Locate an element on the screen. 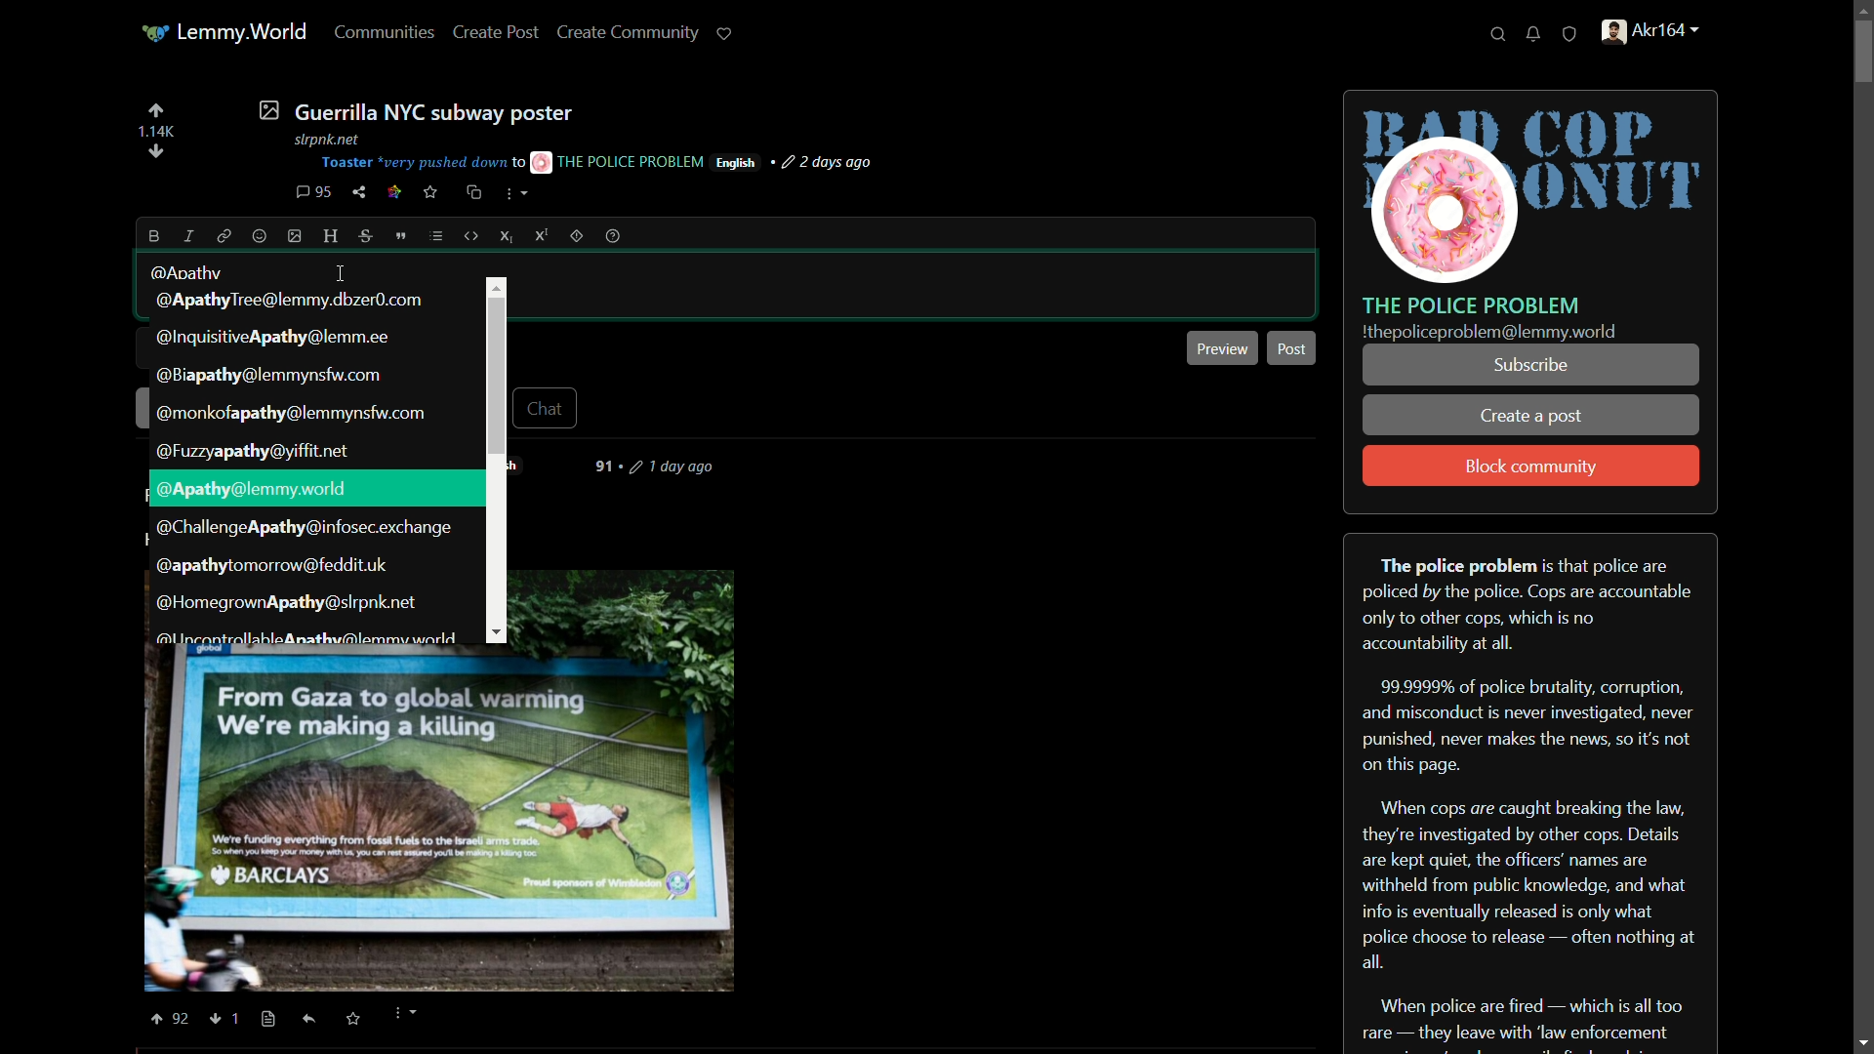  suggestion-5 is located at coordinates (255, 452).